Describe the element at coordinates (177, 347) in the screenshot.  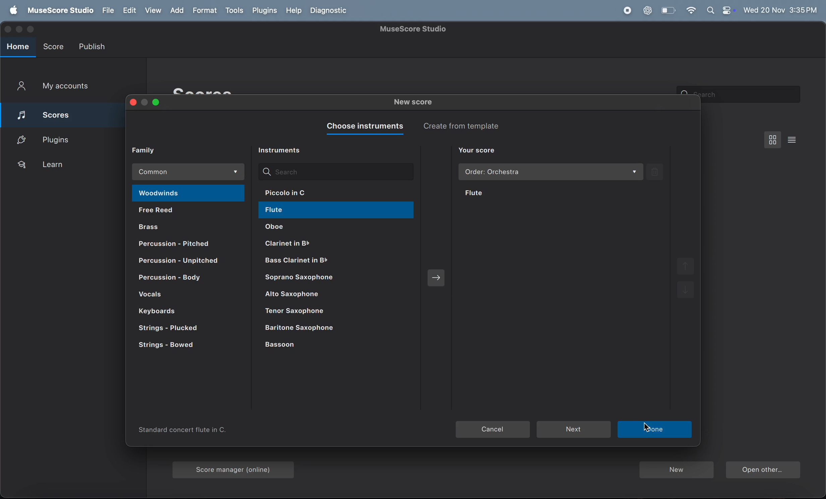
I see `strings bowed` at that location.